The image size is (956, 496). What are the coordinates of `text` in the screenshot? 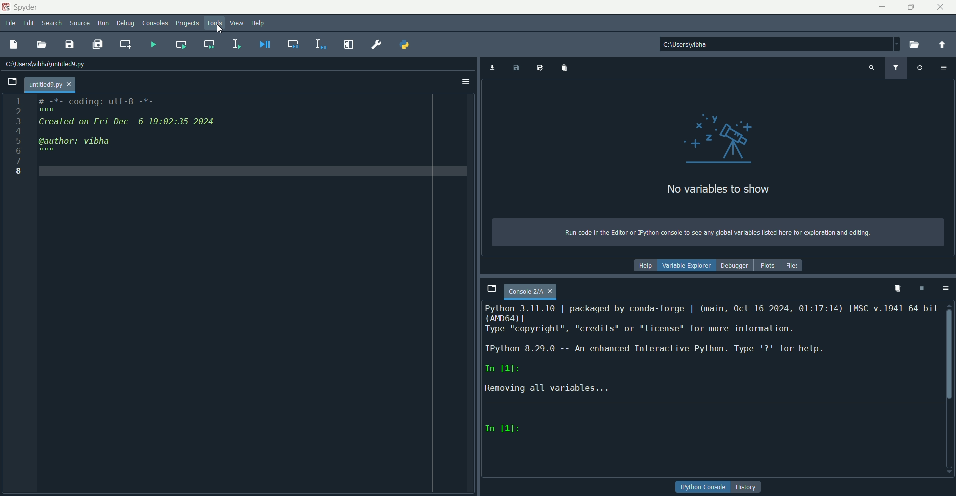 It's located at (717, 233).